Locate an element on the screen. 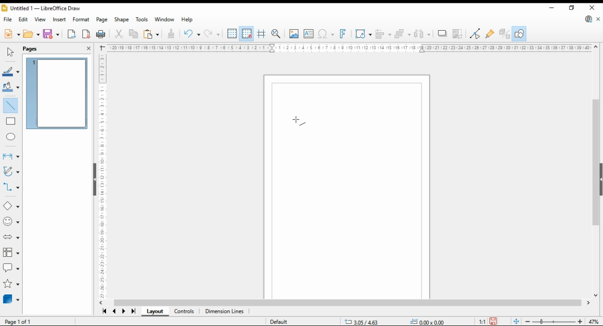 The height and width of the screenshot is (326, 603). curves and polygons is located at coordinates (10, 172).